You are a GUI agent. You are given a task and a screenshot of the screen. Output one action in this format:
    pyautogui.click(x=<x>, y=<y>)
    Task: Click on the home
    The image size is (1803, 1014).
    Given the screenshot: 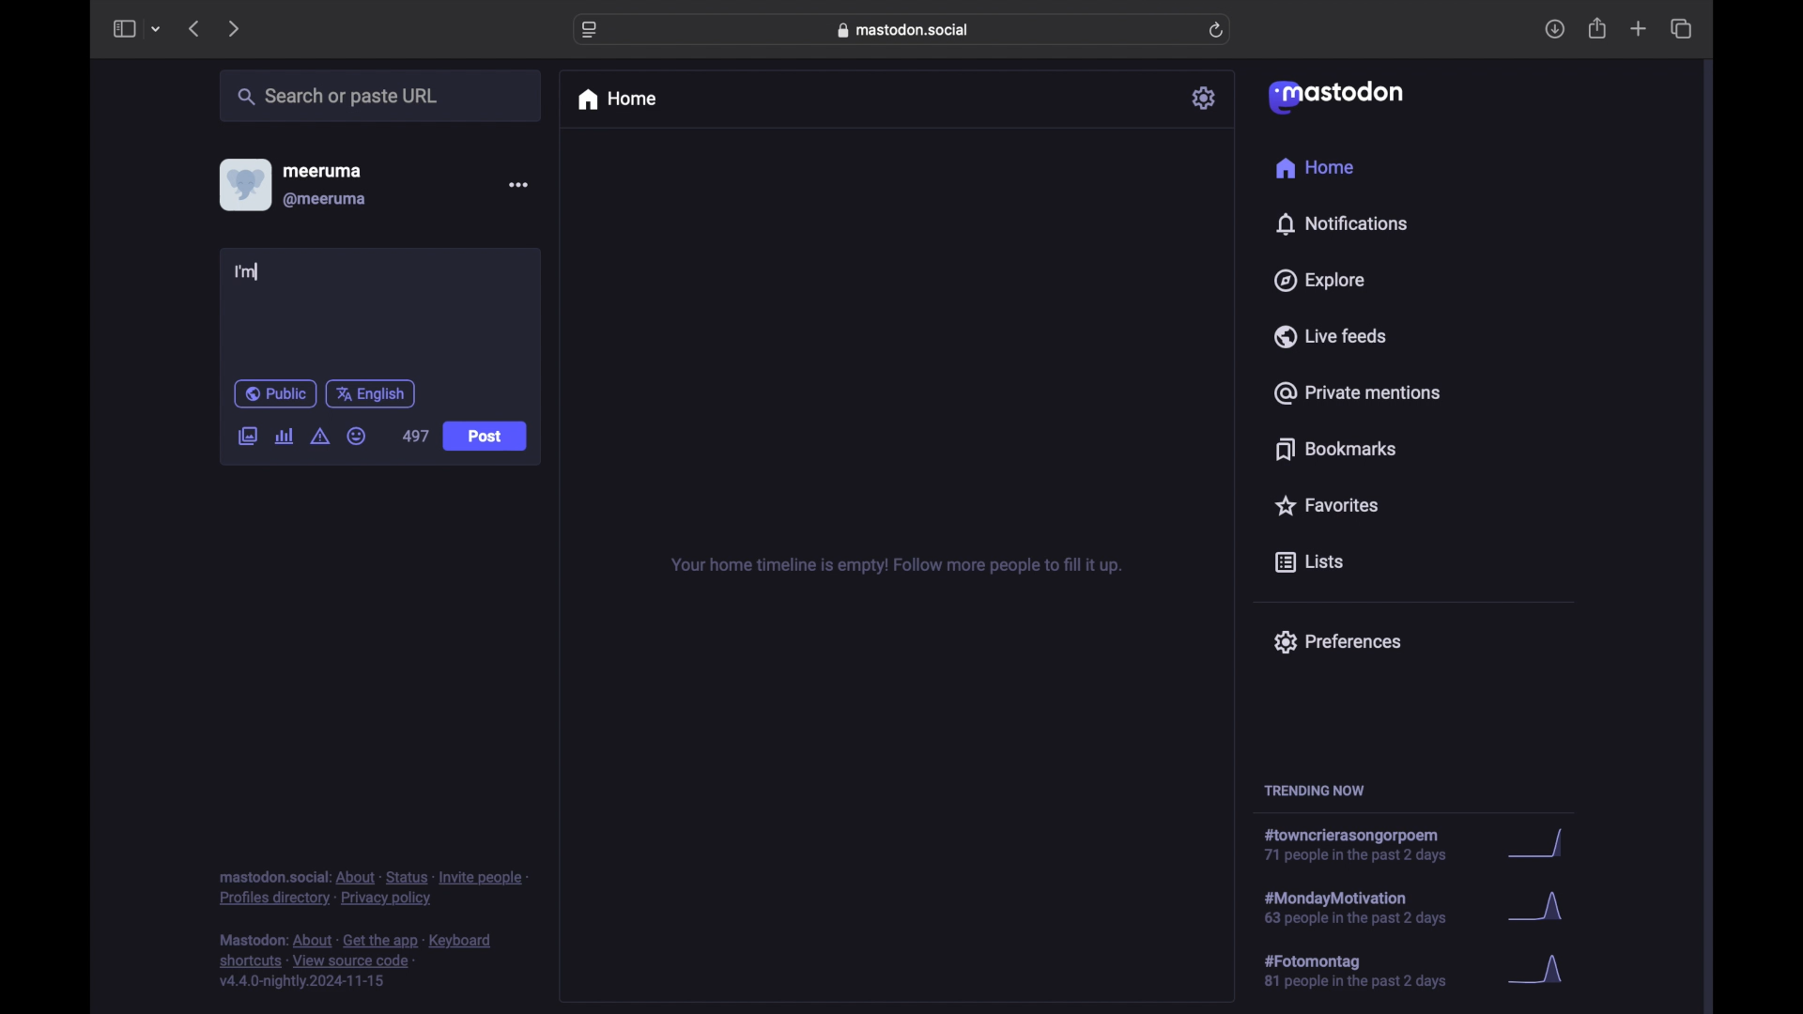 What is the action you would take?
    pyautogui.click(x=1317, y=167)
    